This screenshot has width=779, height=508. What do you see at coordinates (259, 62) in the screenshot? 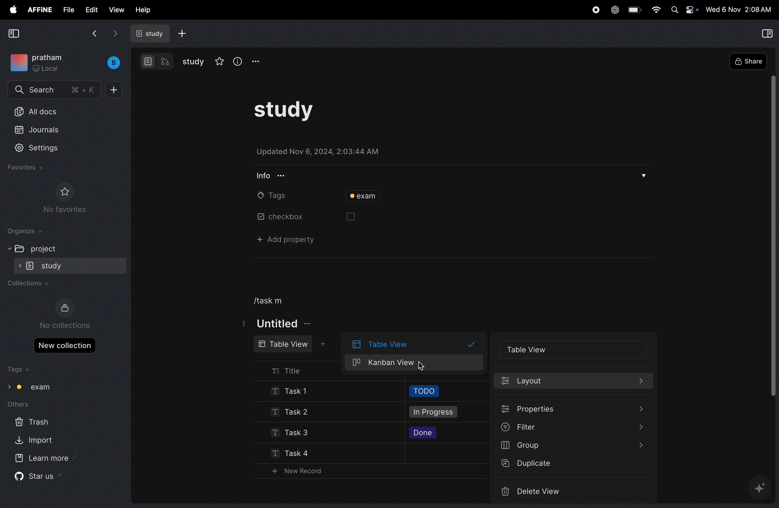
I see `options` at bounding box center [259, 62].